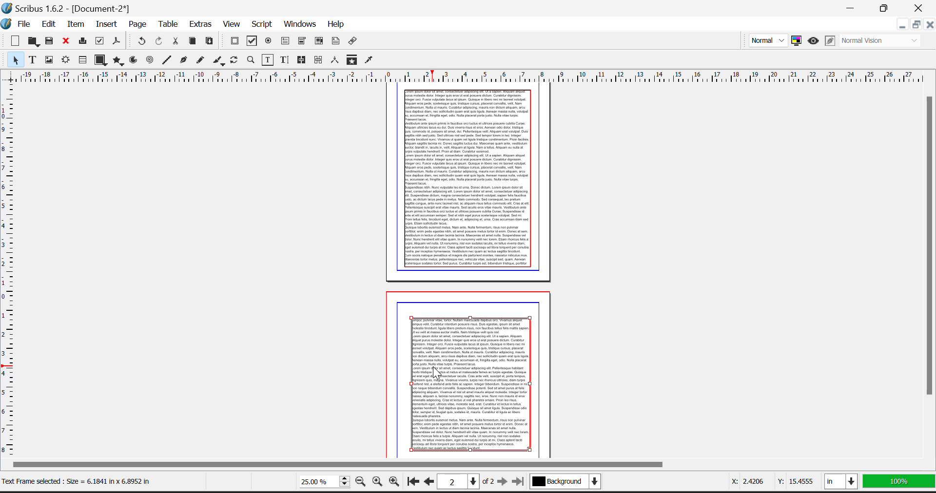  Describe the element at coordinates (439, 375) in the screenshot. I see `Cursor Position AFTER_LAST_ACTION` at that location.